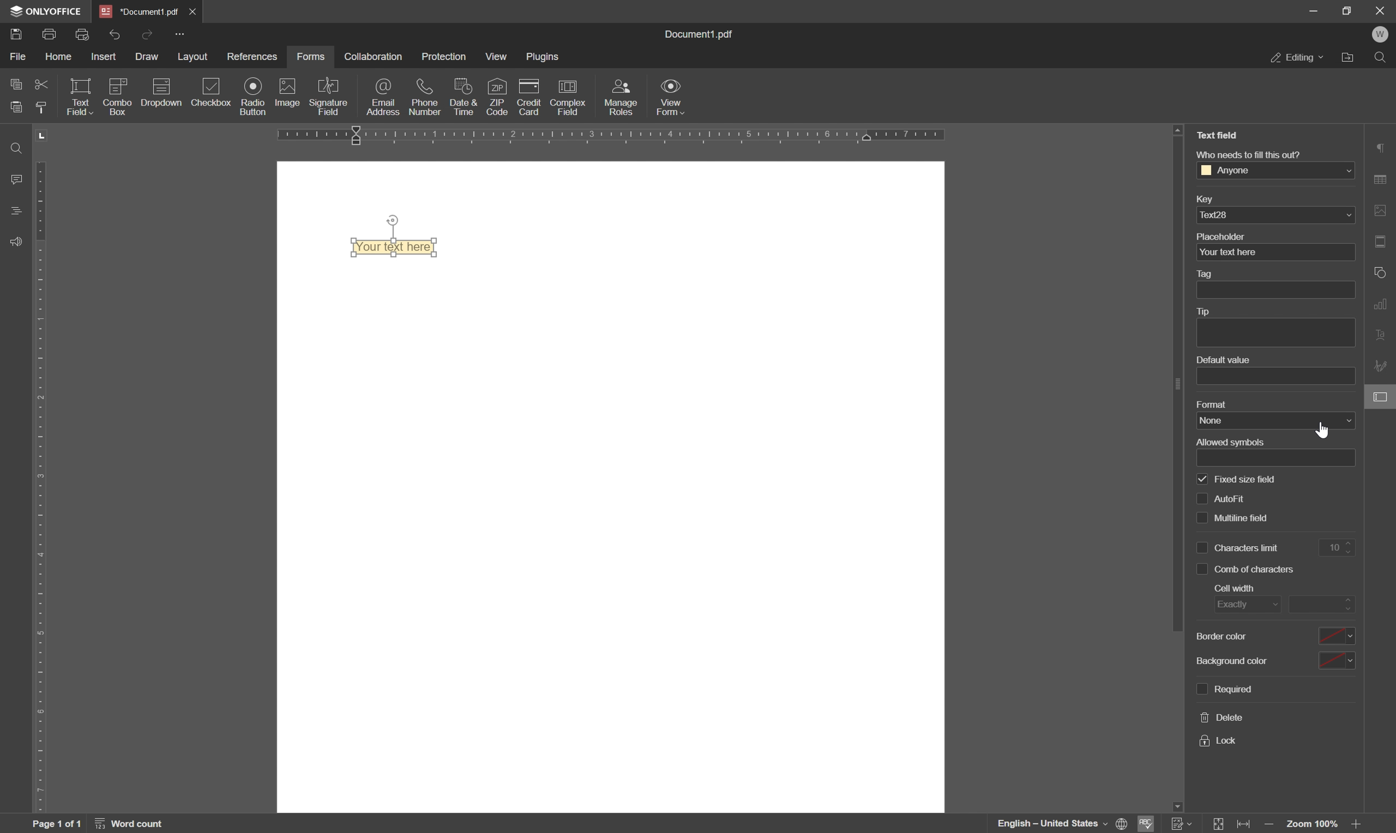 The width and height of the screenshot is (1396, 833). Describe the element at coordinates (162, 85) in the screenshot. I see `icon` at that location.